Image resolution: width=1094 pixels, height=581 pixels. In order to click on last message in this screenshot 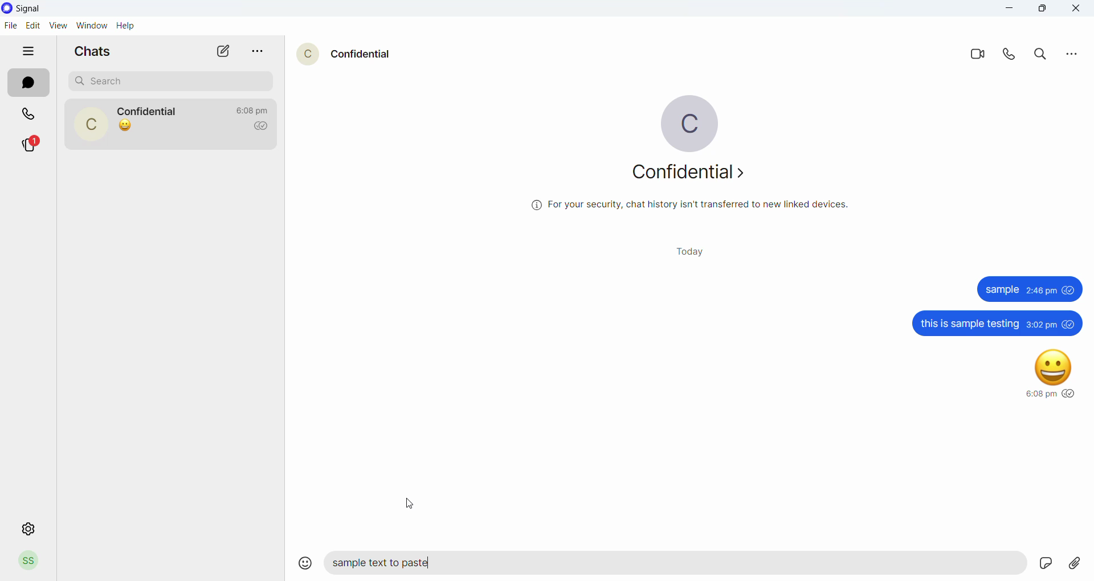, I will do `click(125, 125)`.